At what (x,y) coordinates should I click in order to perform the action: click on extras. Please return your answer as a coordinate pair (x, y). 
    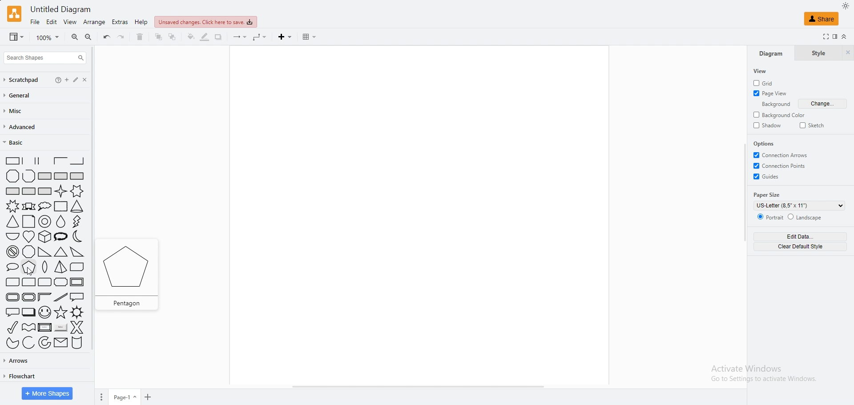
    Looking at the image, I should click on (120, 22).